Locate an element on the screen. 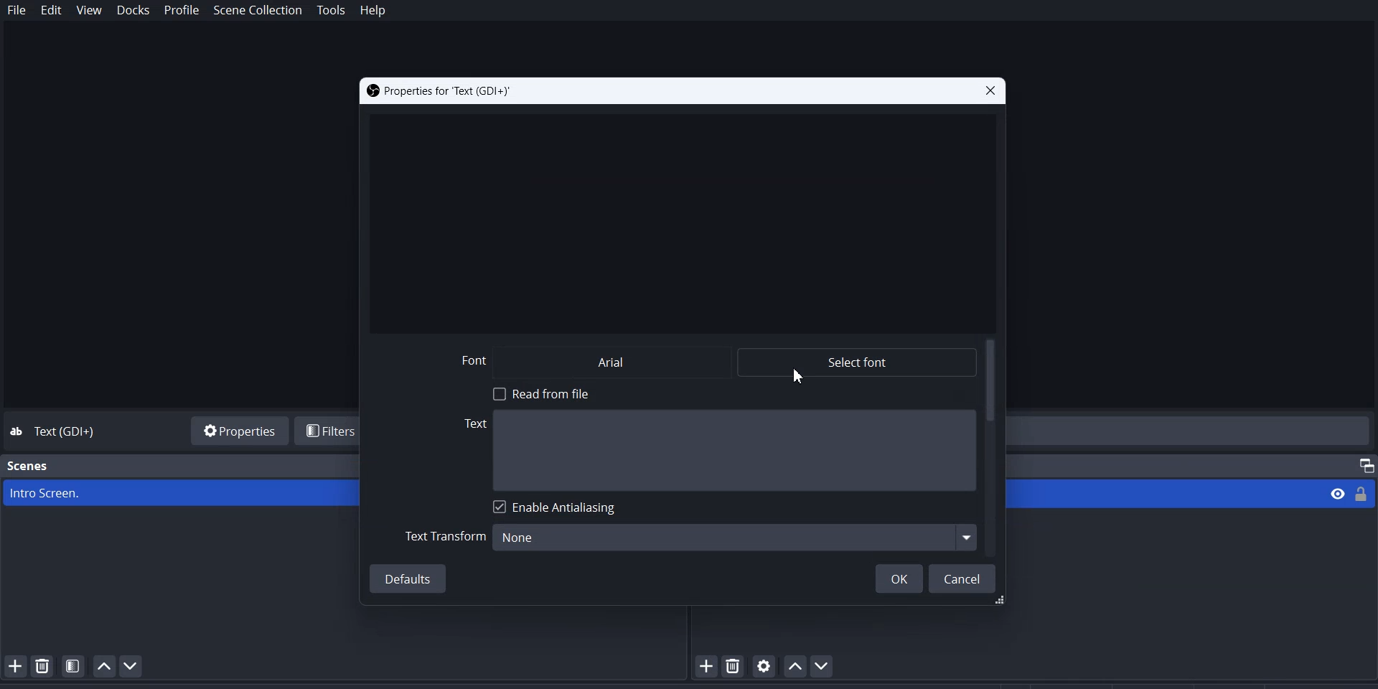 Image resolution: width=1378 pixels, height=689 pixels. Cancel is located at coordinates (964, 578).